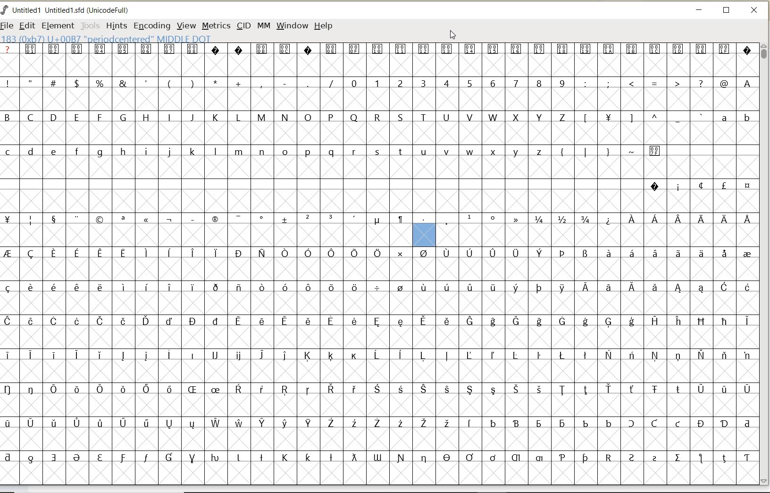 This screenshot has height=493, width=770. I want to click on RESTORE, so click(727, 12).